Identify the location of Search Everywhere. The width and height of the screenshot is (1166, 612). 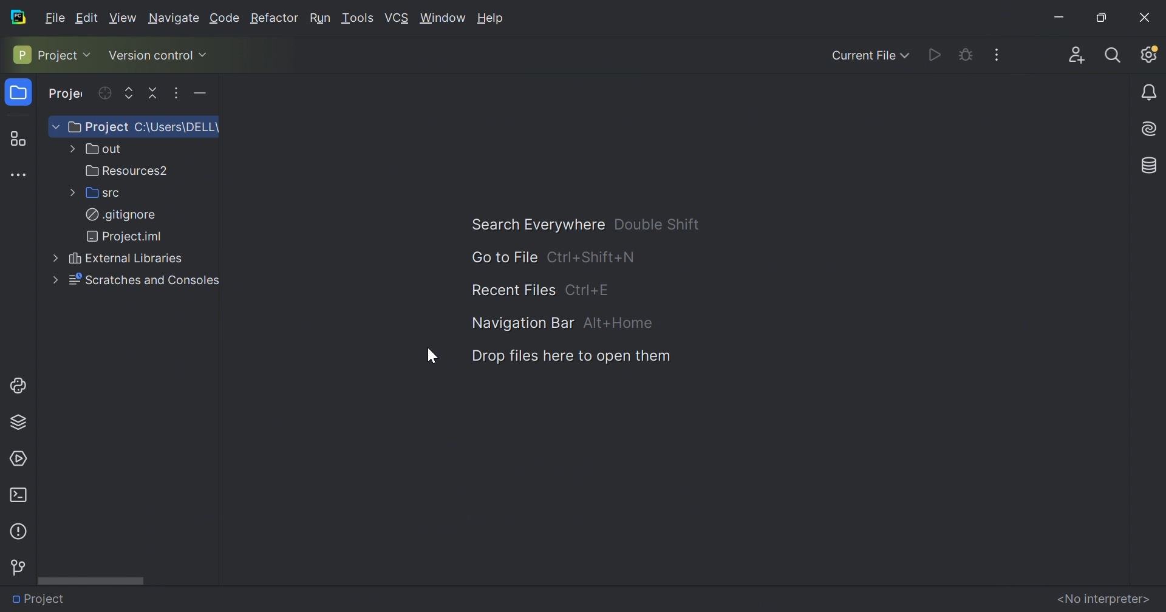
(1113, 54).